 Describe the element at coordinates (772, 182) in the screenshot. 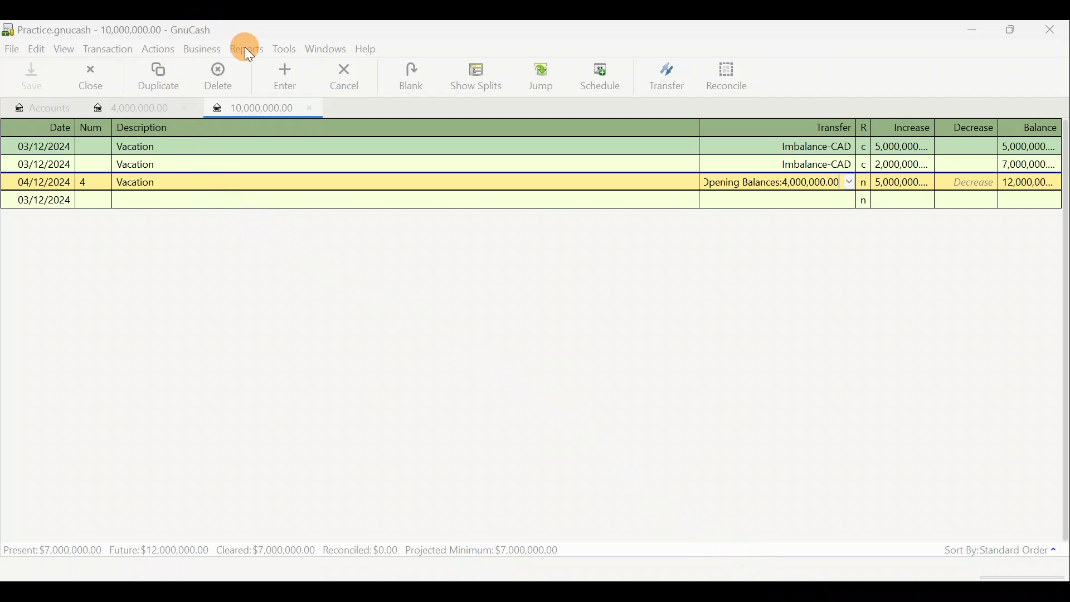

I see `Opening Balances:4 000 000.00` at that location.